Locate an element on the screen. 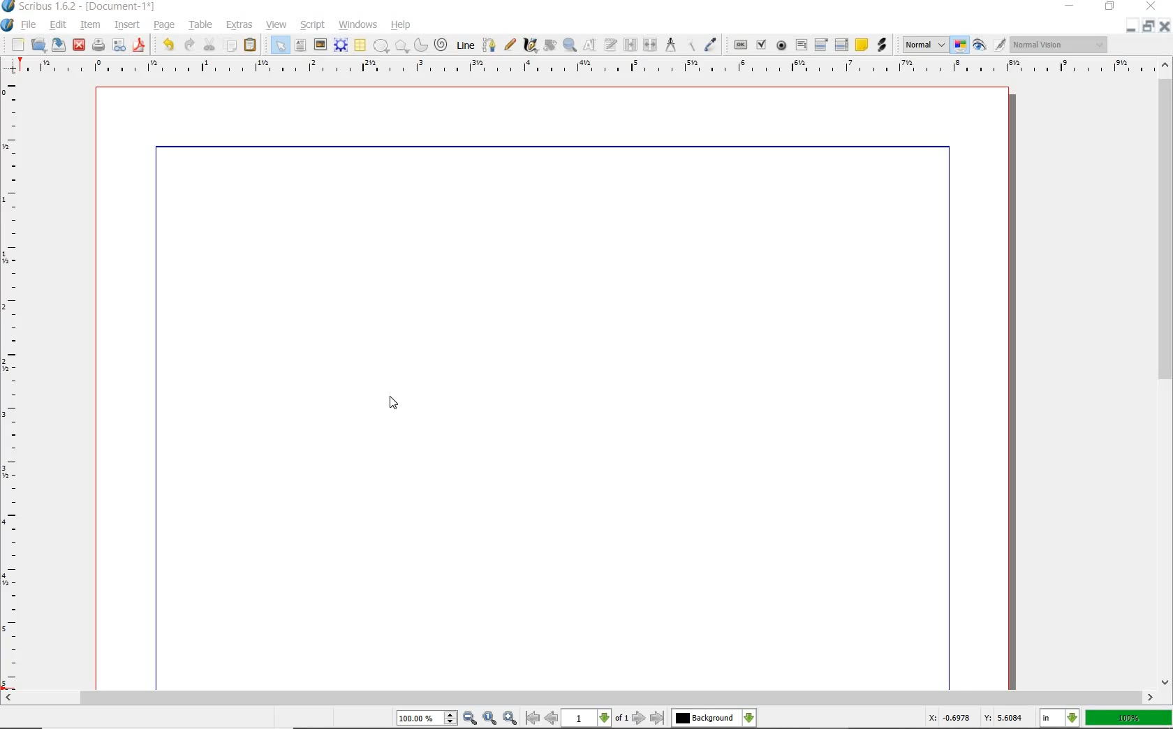 The height and width of the screenshot is (729, 1173). TEXT ANNOATATION is located at coordinates (861, 44).